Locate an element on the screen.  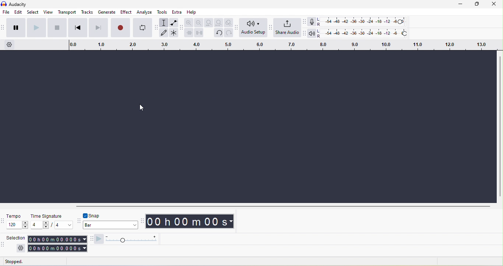
playback meter toolbar is located at coordinates (304, 34).